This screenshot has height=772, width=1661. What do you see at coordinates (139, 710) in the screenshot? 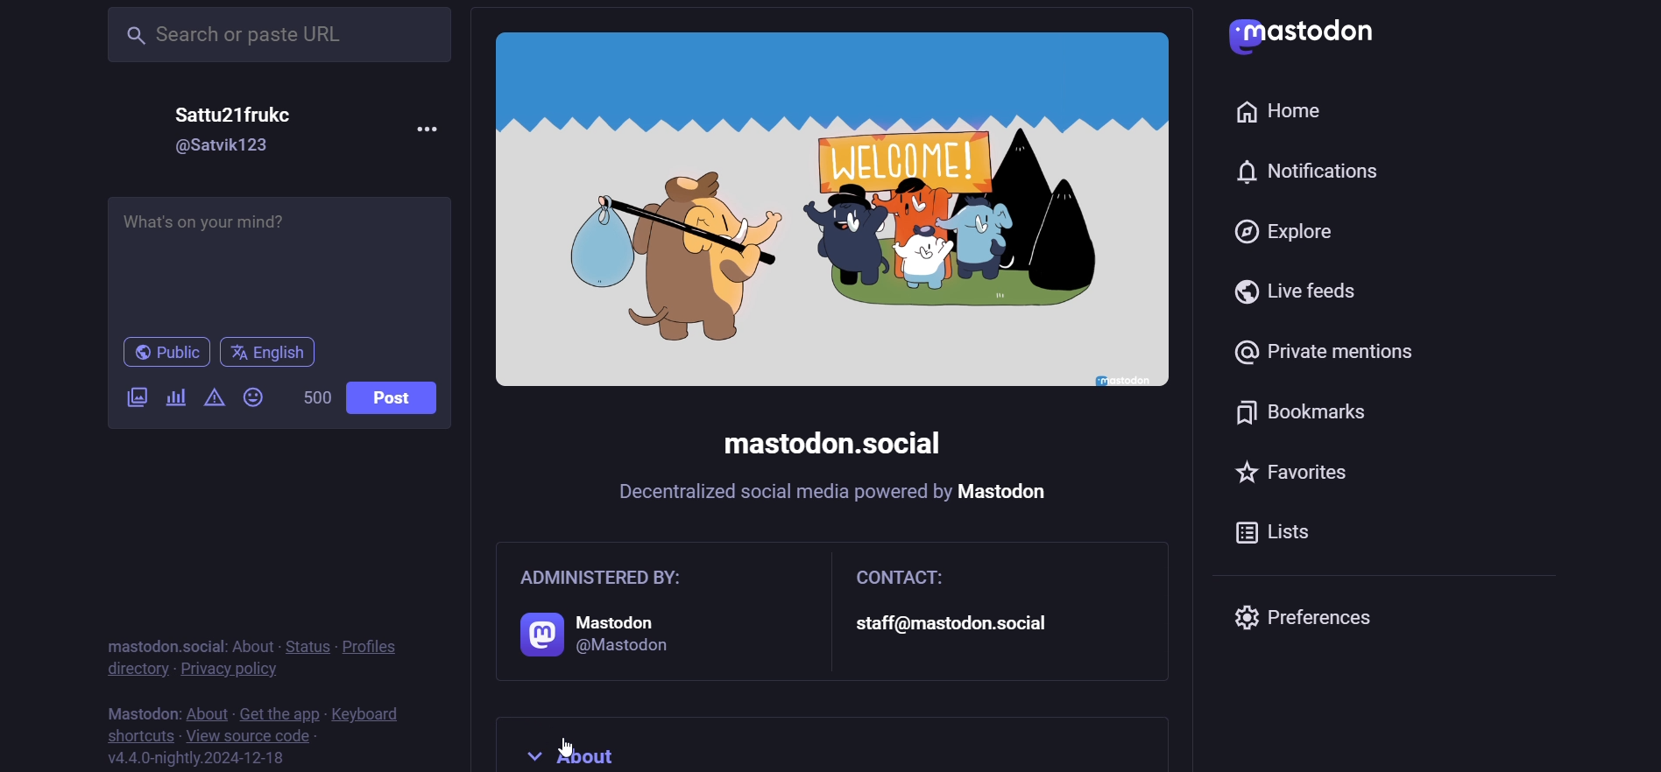
I see `mastodon` at bounding box center [139, 710].